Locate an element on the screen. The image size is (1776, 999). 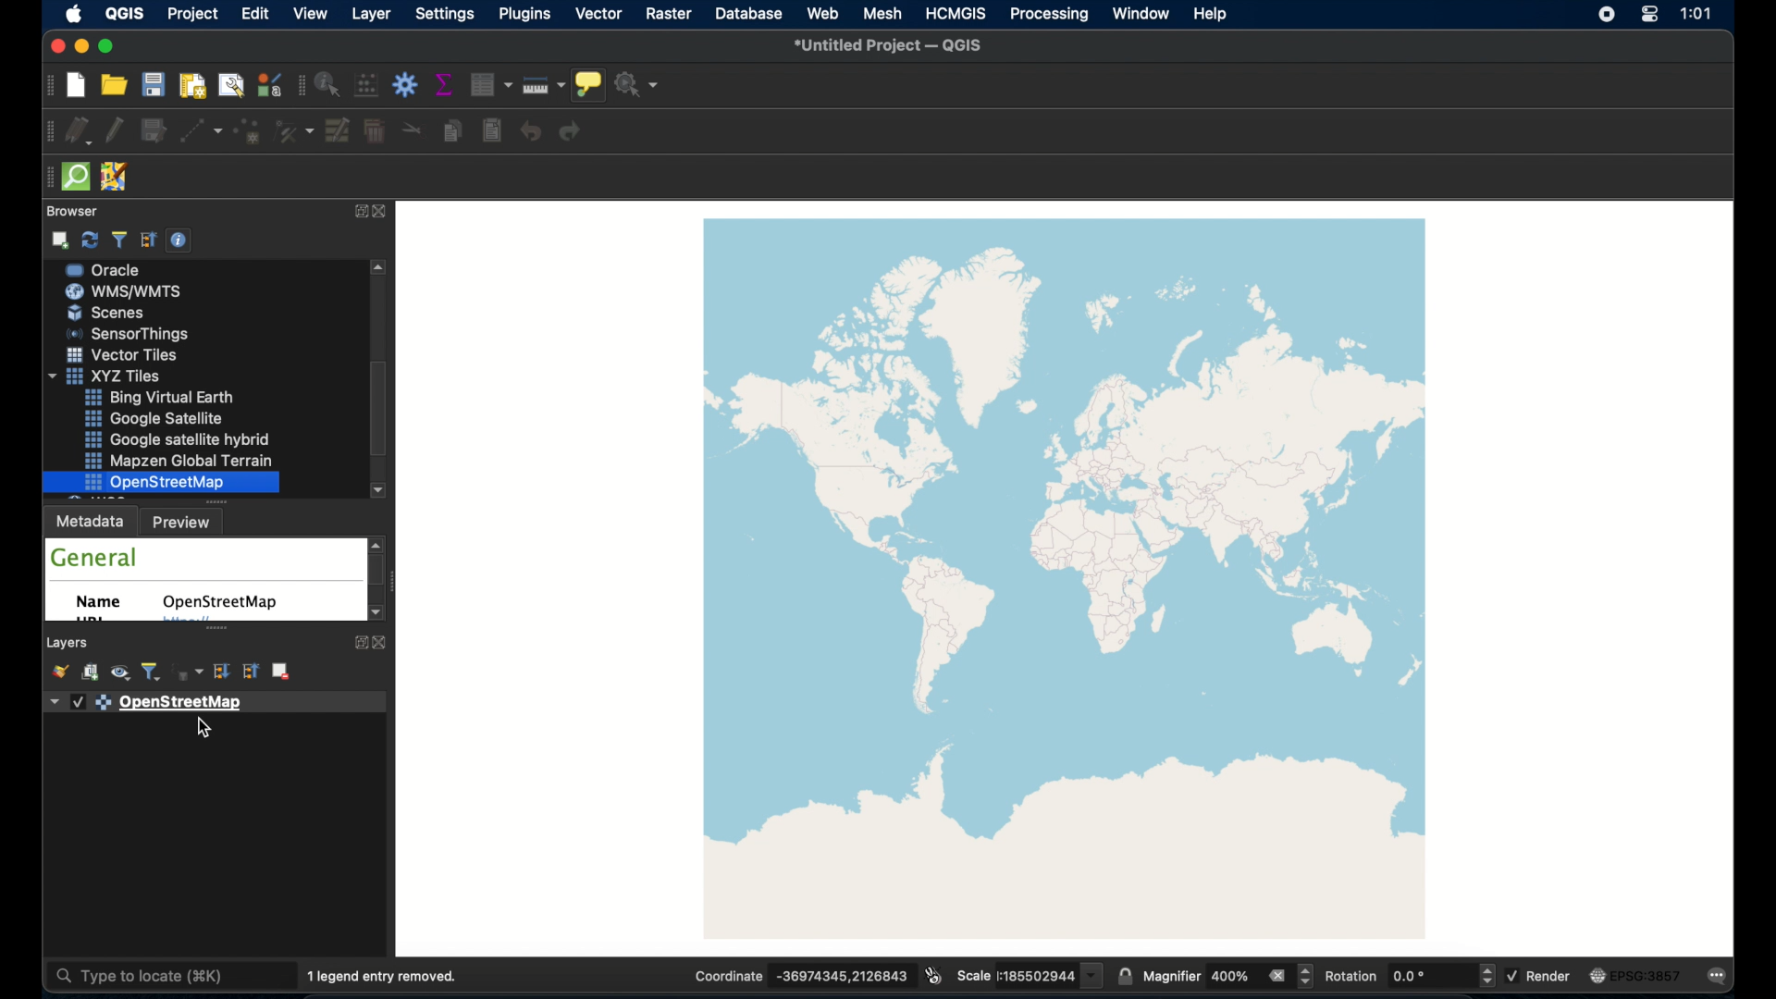
current edits is located at coordinates (78, 131).